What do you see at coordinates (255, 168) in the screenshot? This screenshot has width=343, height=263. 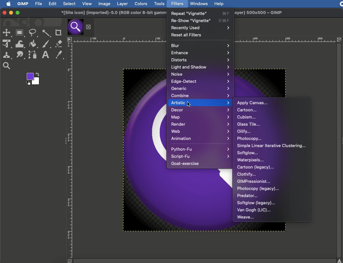 I see `Cartoon legacy` at bounding box center [255, 168].